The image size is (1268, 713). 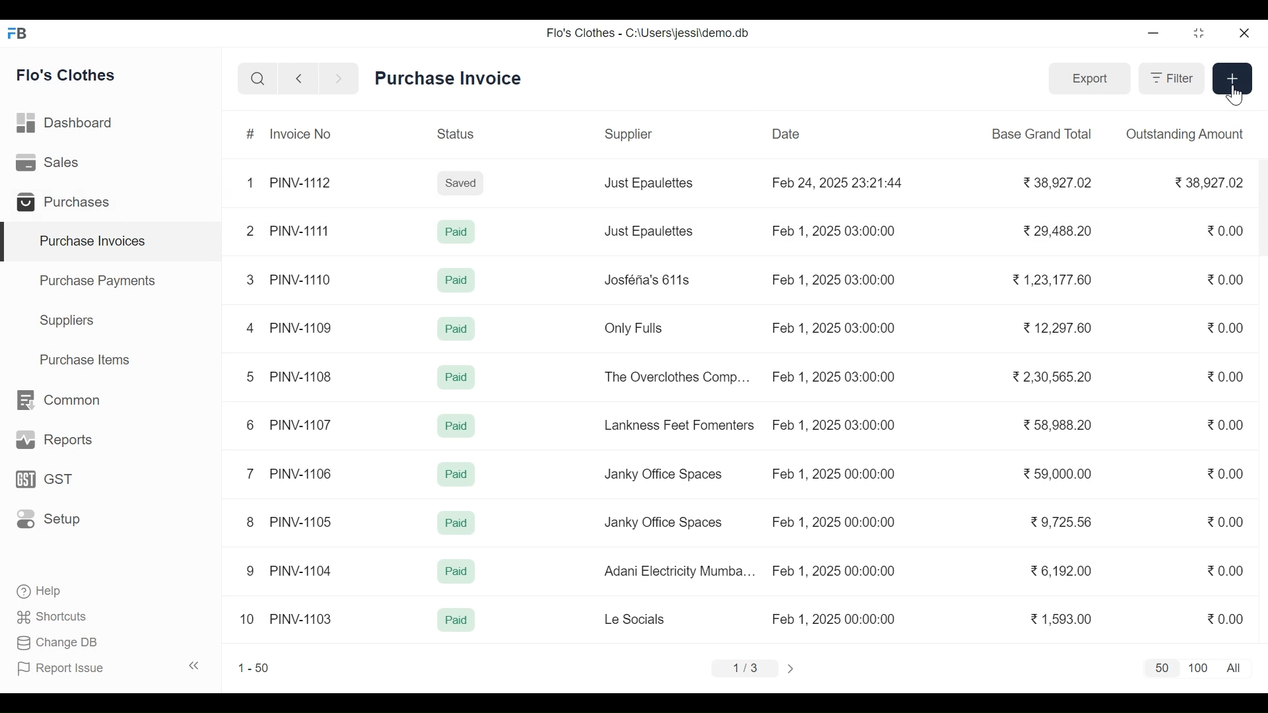 I want to click on 29,488.20, so click(x=1059, y=230).